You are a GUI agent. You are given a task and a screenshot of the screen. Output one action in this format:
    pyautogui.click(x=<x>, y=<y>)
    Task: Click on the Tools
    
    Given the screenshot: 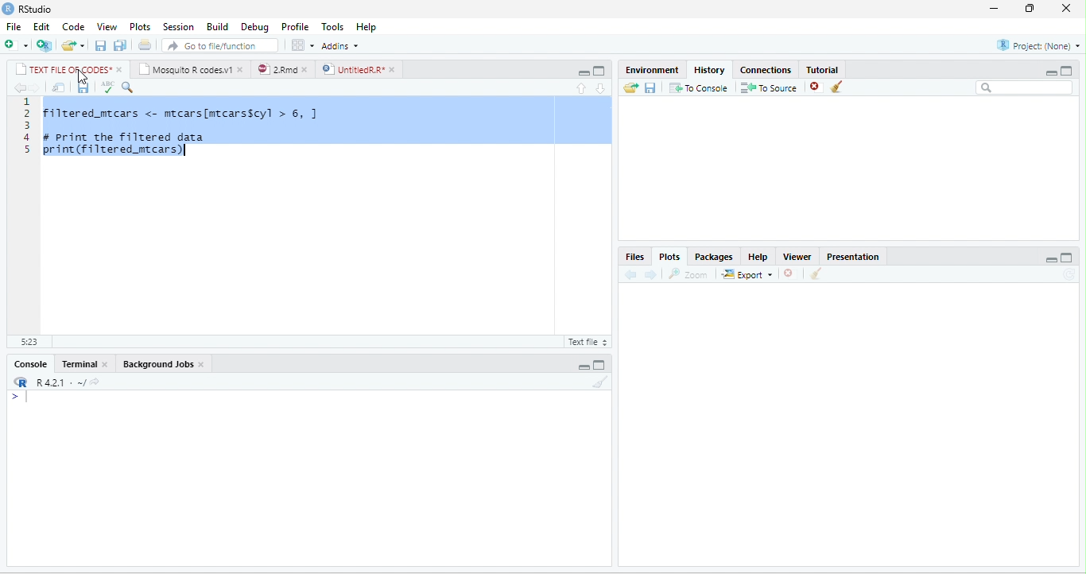 What is the action you would take?
    pyautogui.click(x=332, y=27)
    